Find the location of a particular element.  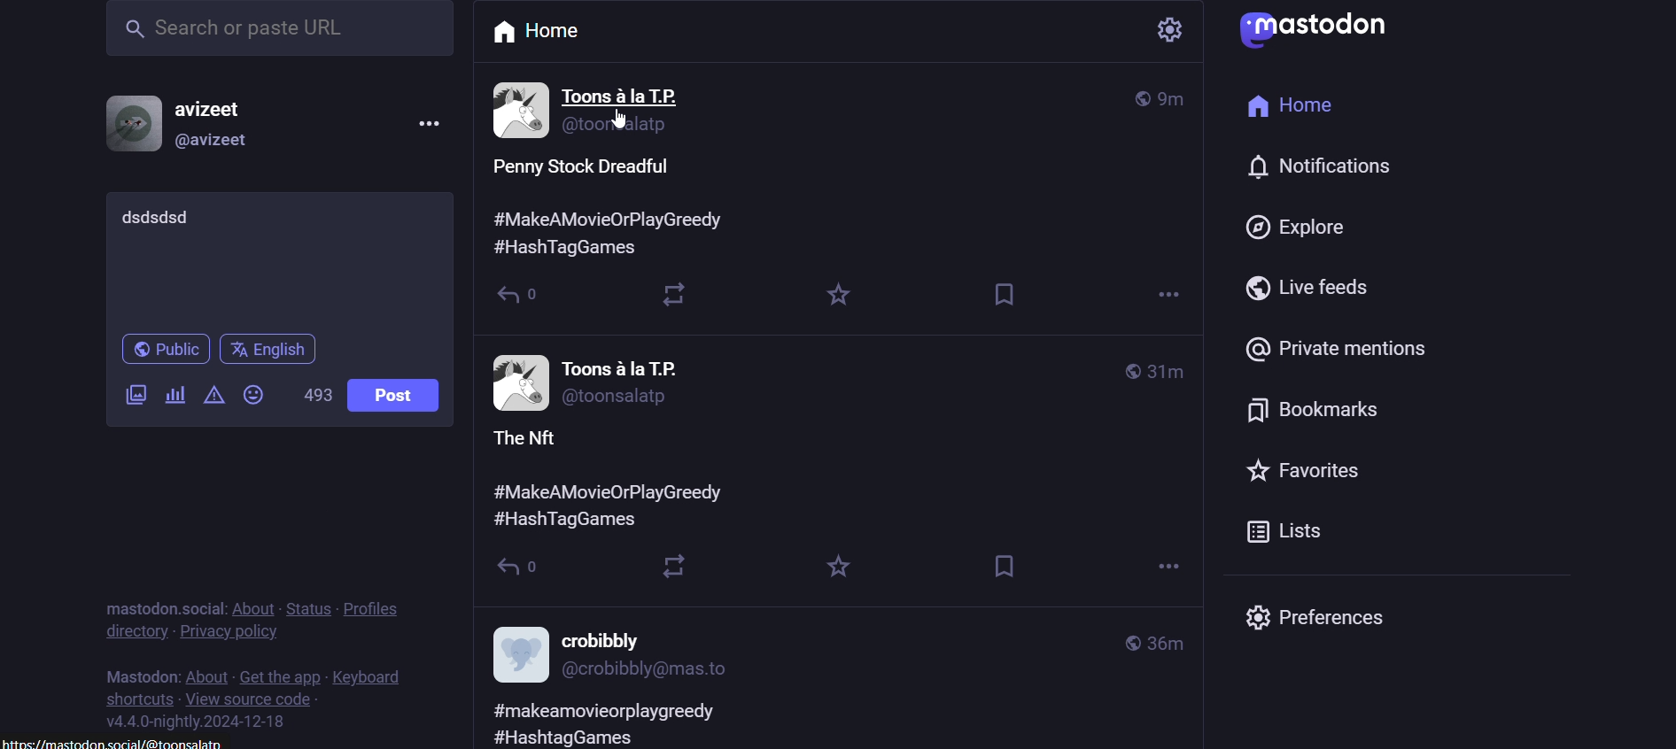

status is located at coordinates (308, 599).